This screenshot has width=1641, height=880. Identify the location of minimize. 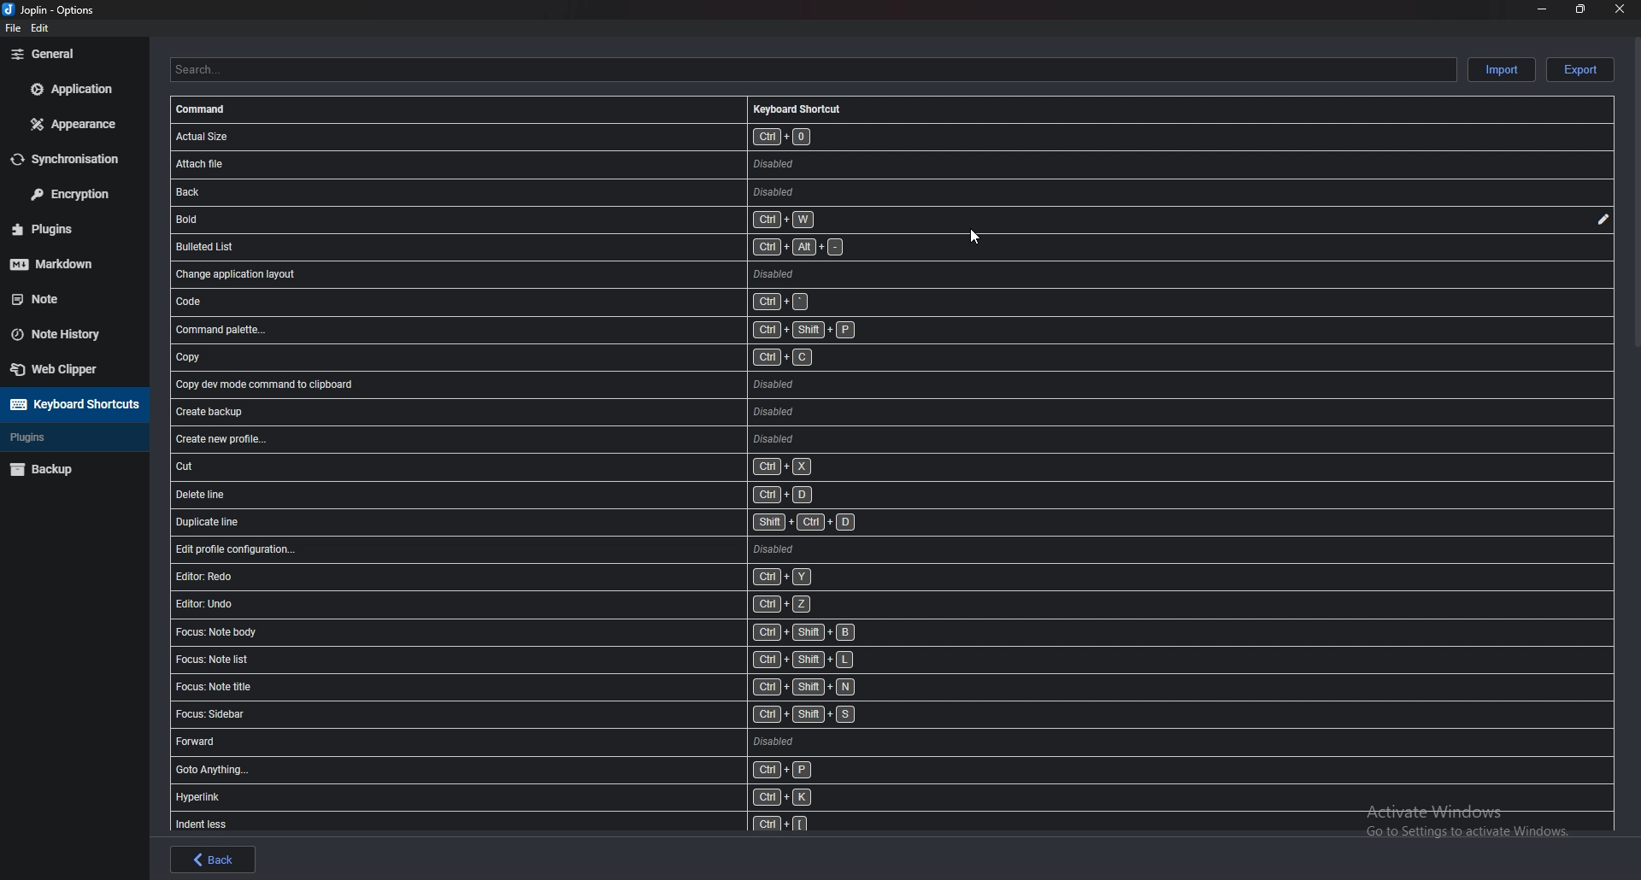
(1542, 9).